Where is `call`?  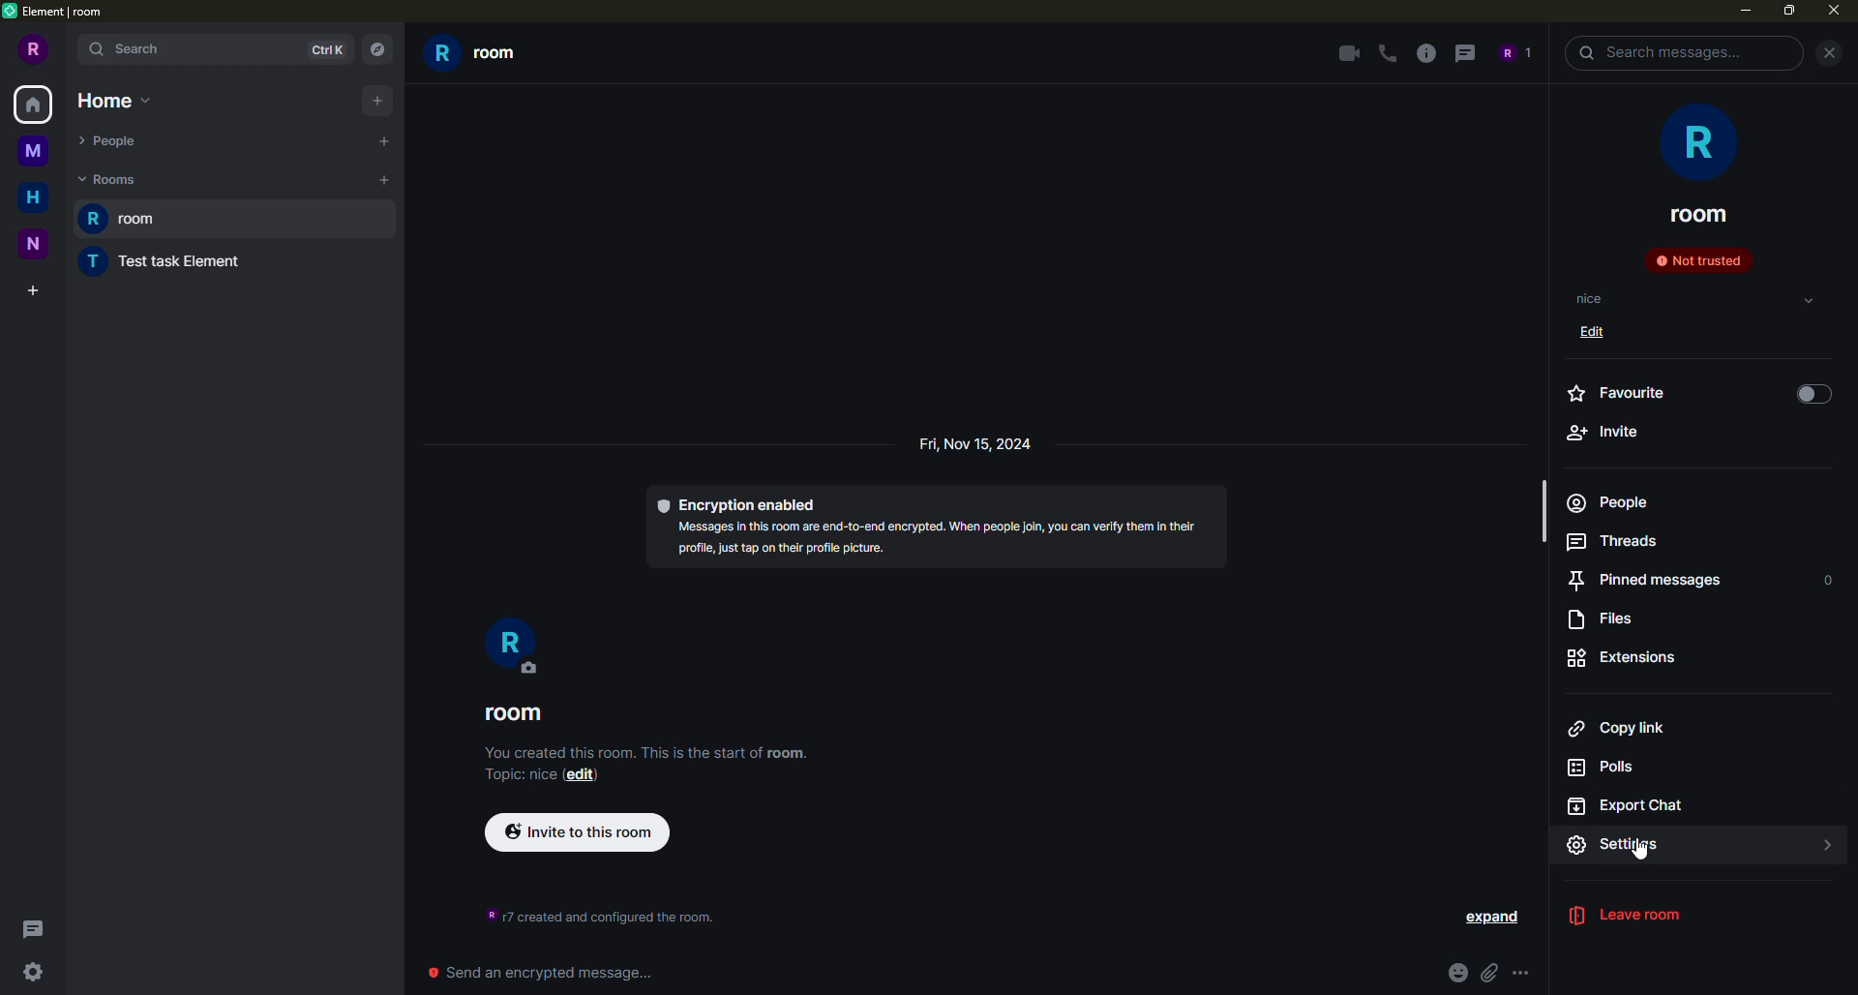
call is located at coordinates (1390, 55).